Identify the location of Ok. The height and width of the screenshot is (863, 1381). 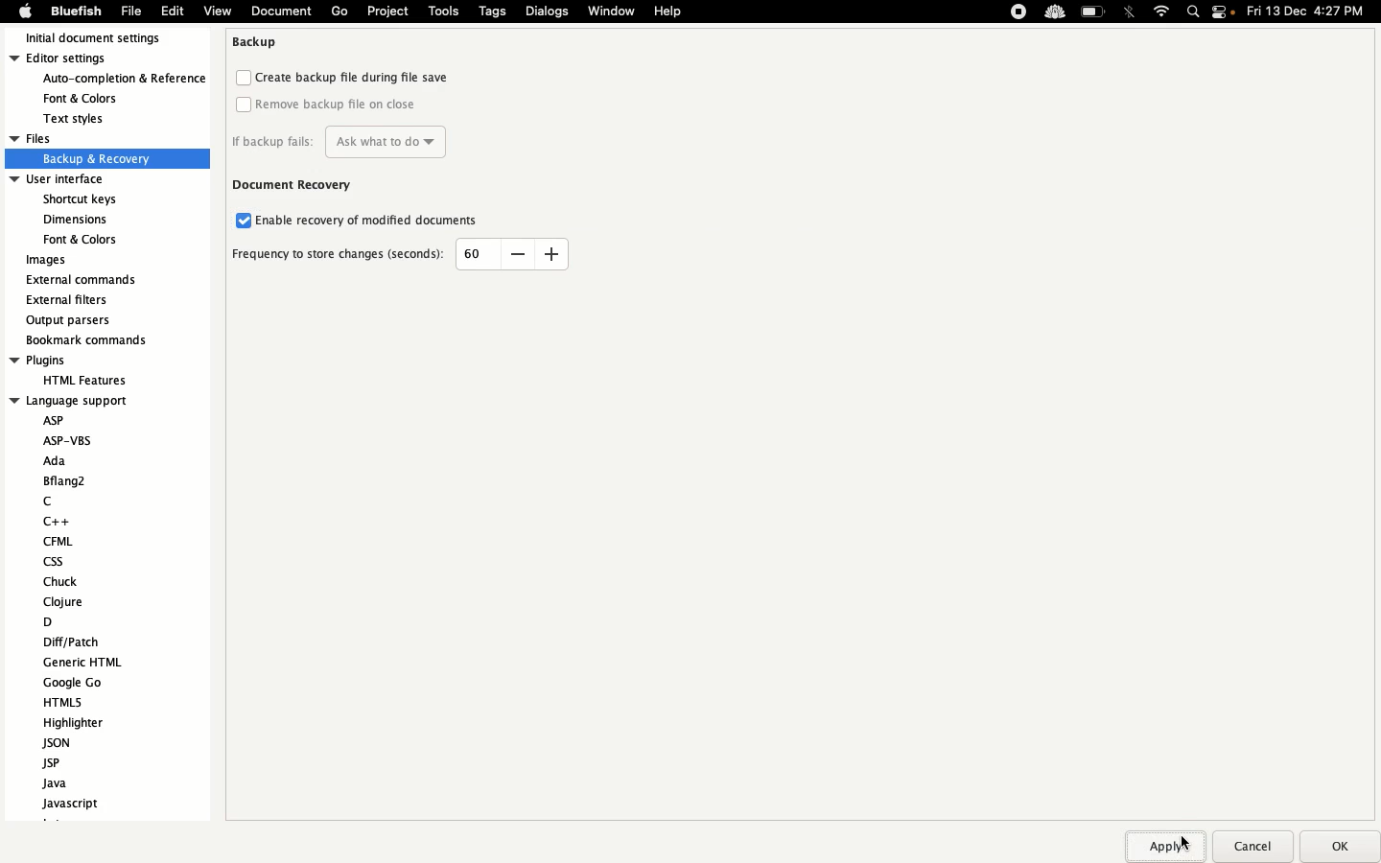
(1339, 847).